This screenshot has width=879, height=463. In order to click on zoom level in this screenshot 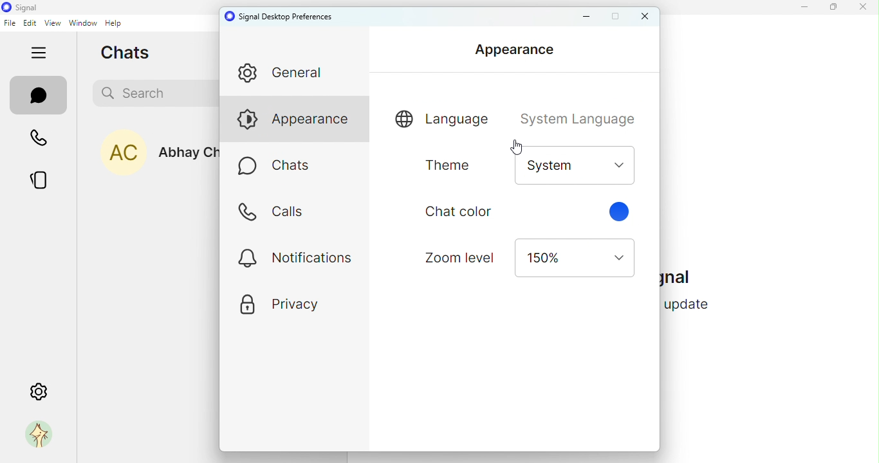, I will do `click(463, 262)`.